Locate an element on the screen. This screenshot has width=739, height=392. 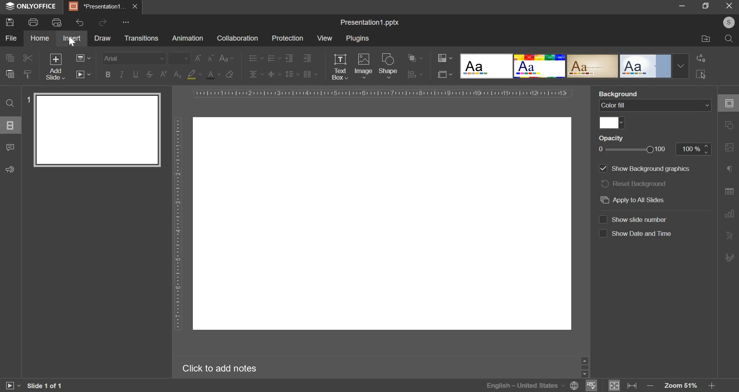
opacity is located at coordinates (632, 150).